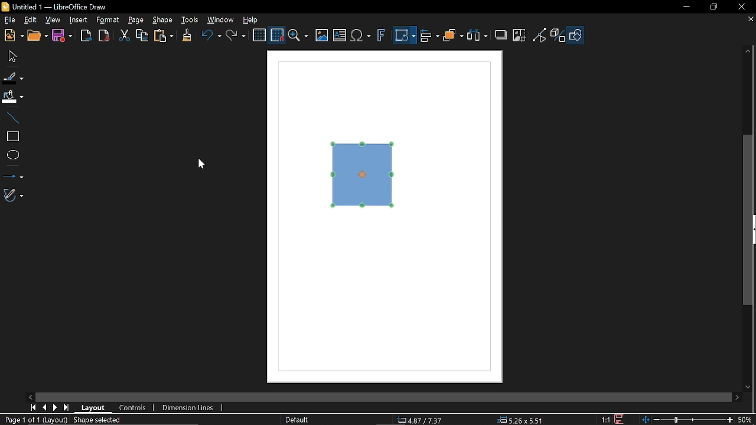 This screenshot has height=425, width=756. I want to click on Tools, so click(190, 19).